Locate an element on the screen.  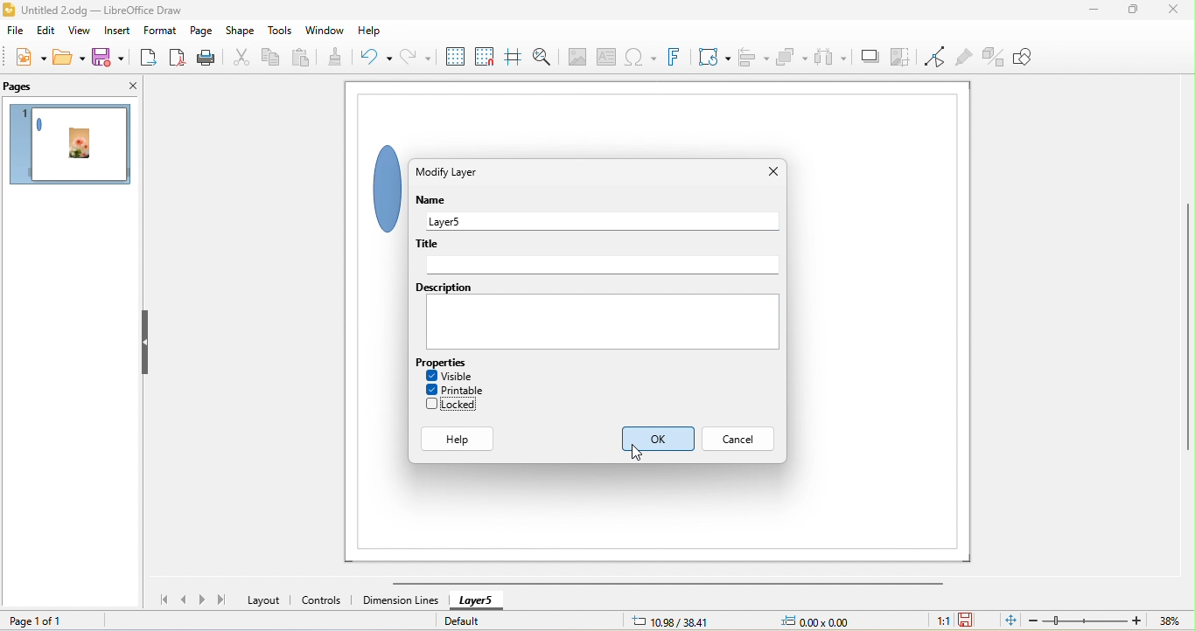
show gluepoint is located at coordinates (965, 58).